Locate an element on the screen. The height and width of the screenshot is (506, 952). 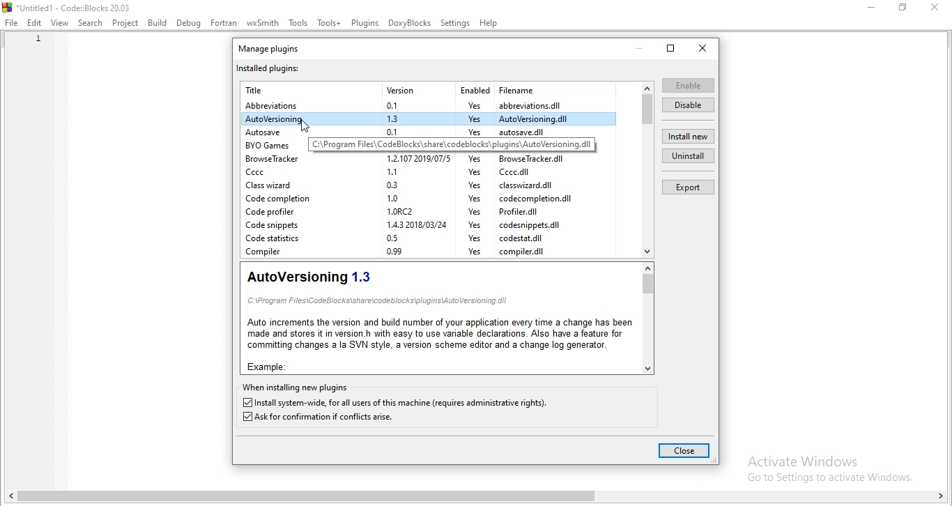
Project is located at coordinates (125, 24).